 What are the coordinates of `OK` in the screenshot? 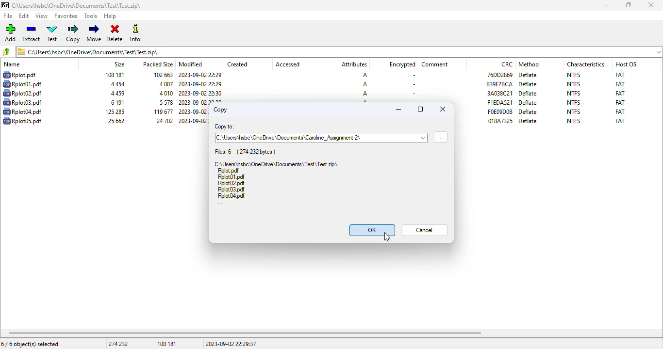 It's located at (372, 230).